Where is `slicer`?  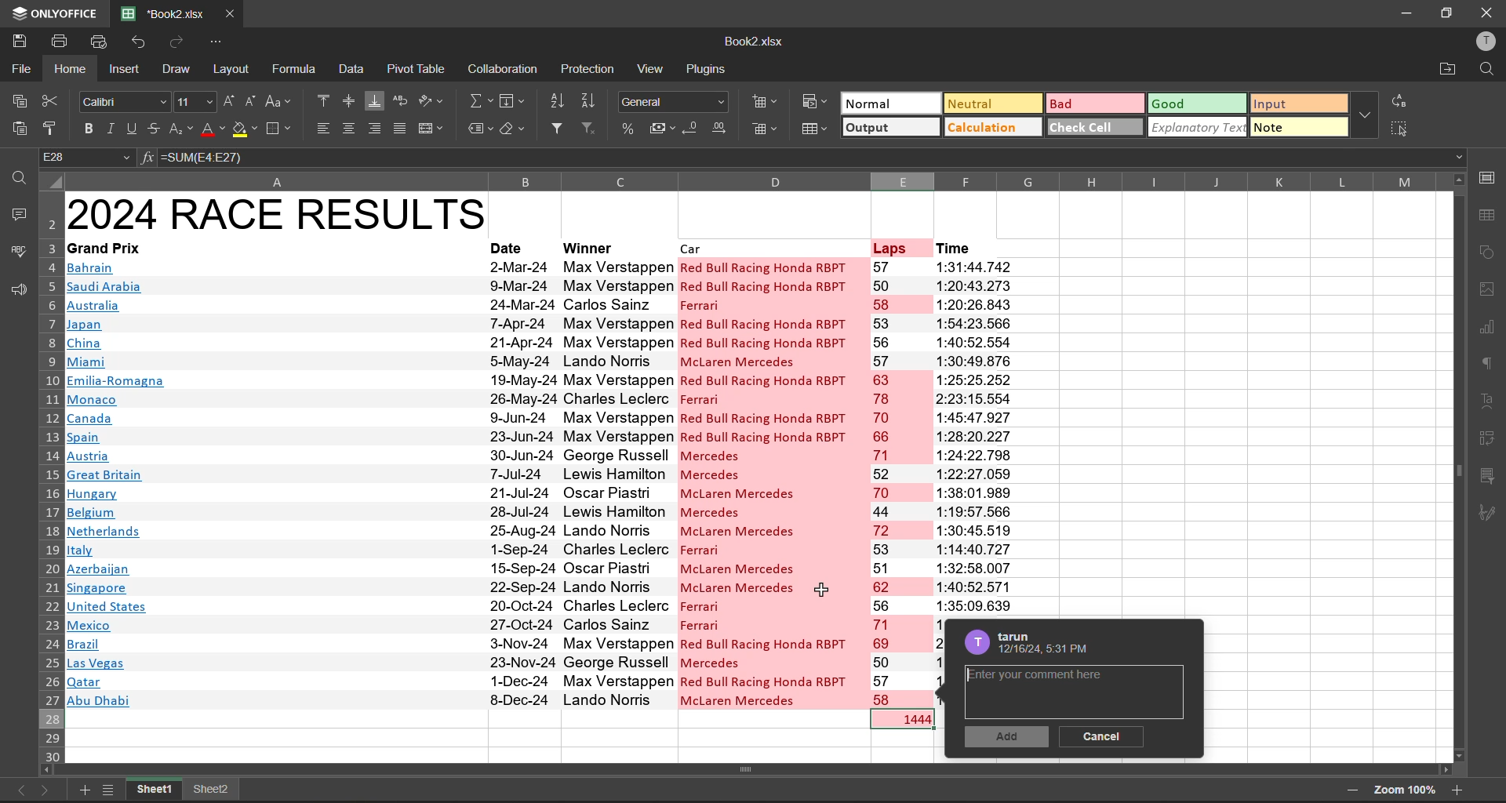
slicer is located at coordinates (1487, 479).